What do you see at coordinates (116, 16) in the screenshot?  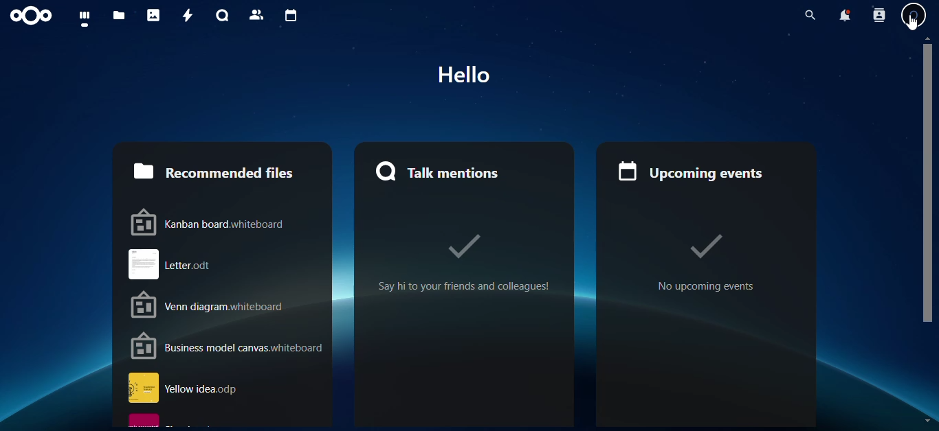 I see `files` at bounding box center [116, 16].